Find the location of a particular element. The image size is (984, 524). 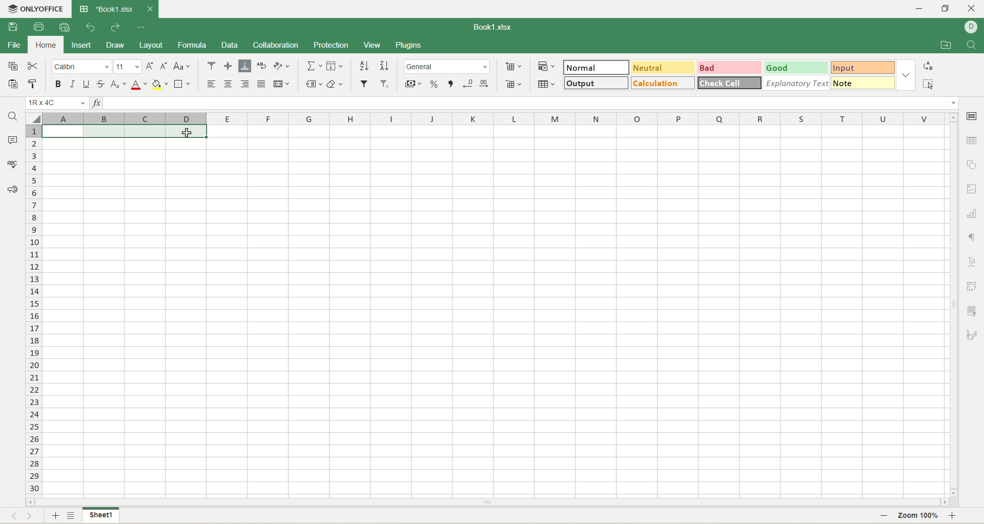

quick print is located at coordinates (65, 27).